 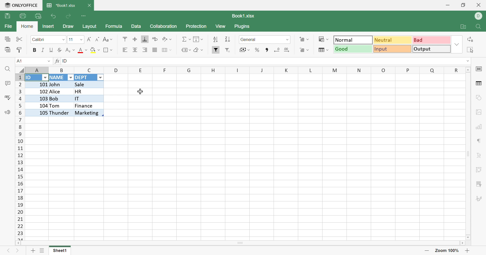 What do you see at coordinates (447, 5) in the screenshot?
I see `Minimize` at bounding box center [447, 5].